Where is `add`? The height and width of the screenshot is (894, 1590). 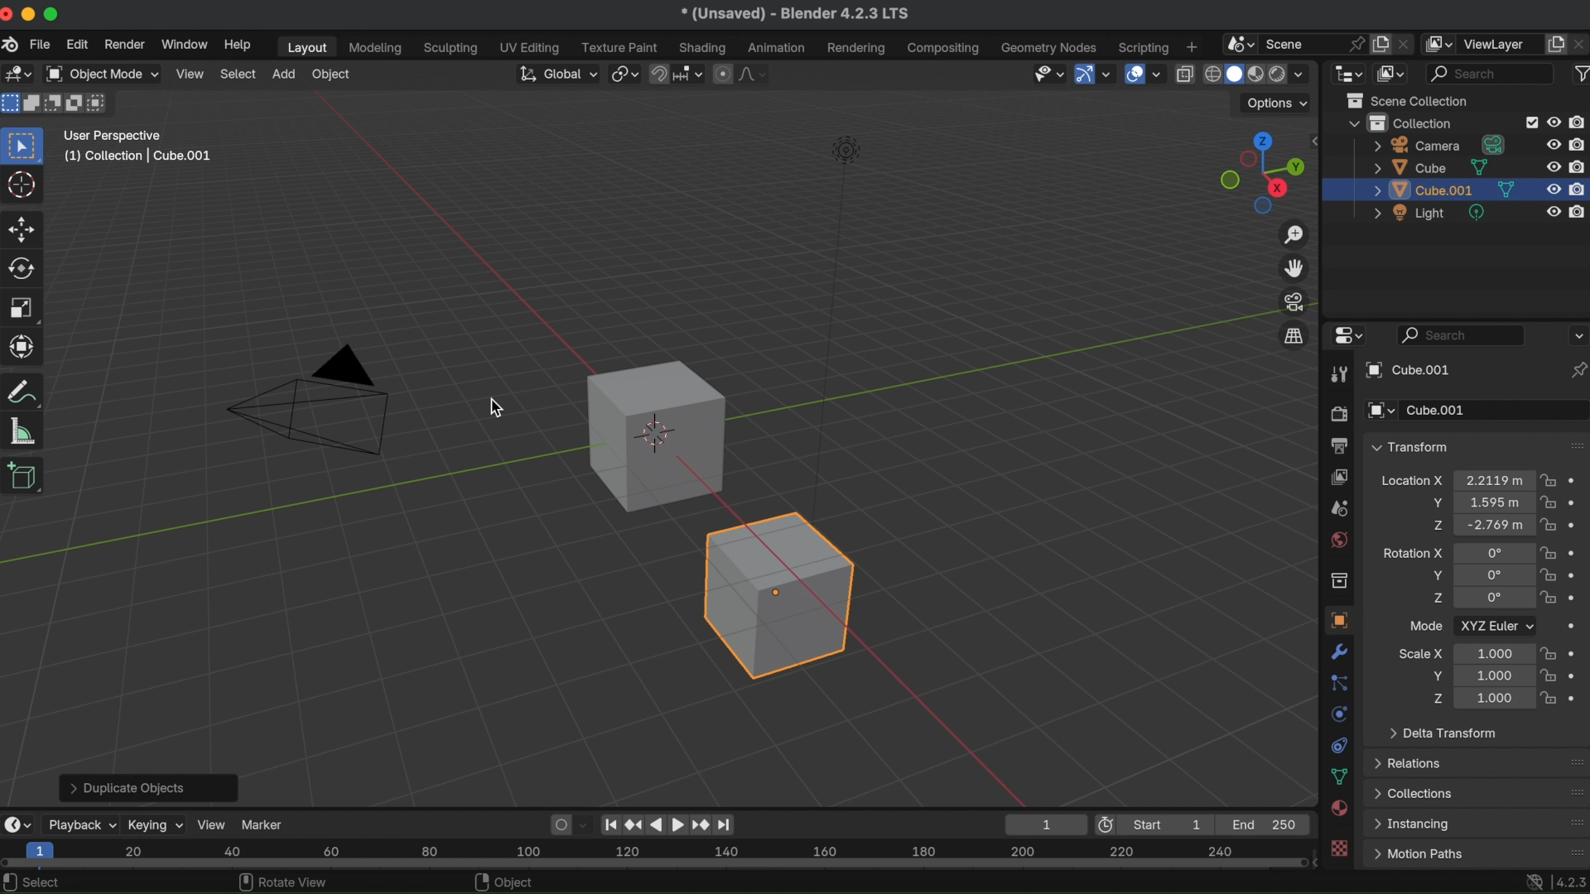
add is located at coordinates (283, 74).